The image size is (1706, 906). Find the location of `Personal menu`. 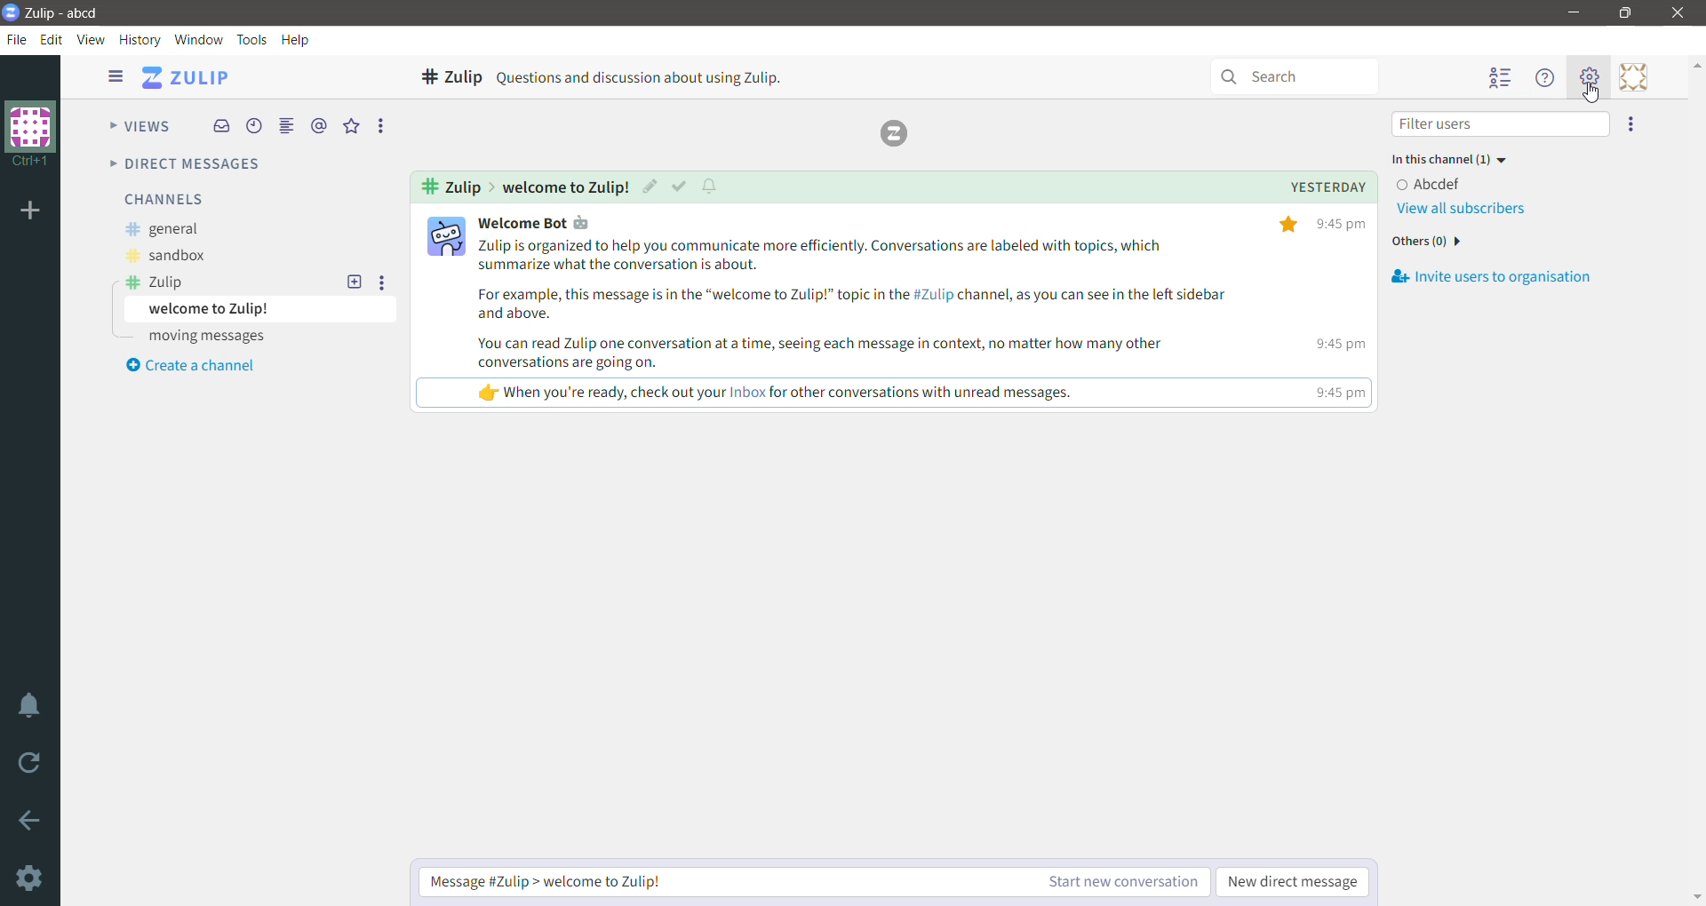

Personal menu is located at coordinates (1634, 77).